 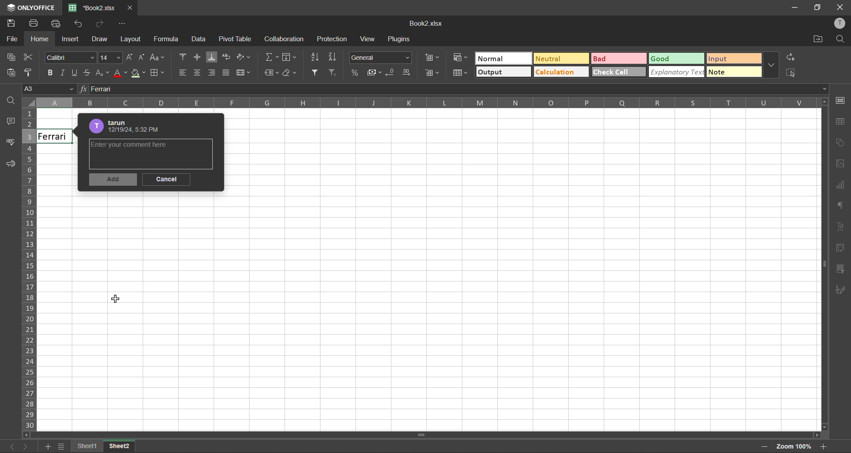 What do you see at coordinates (433, 74) in the screenshot?
I see `delete cells` at bounding box center [433, 74].